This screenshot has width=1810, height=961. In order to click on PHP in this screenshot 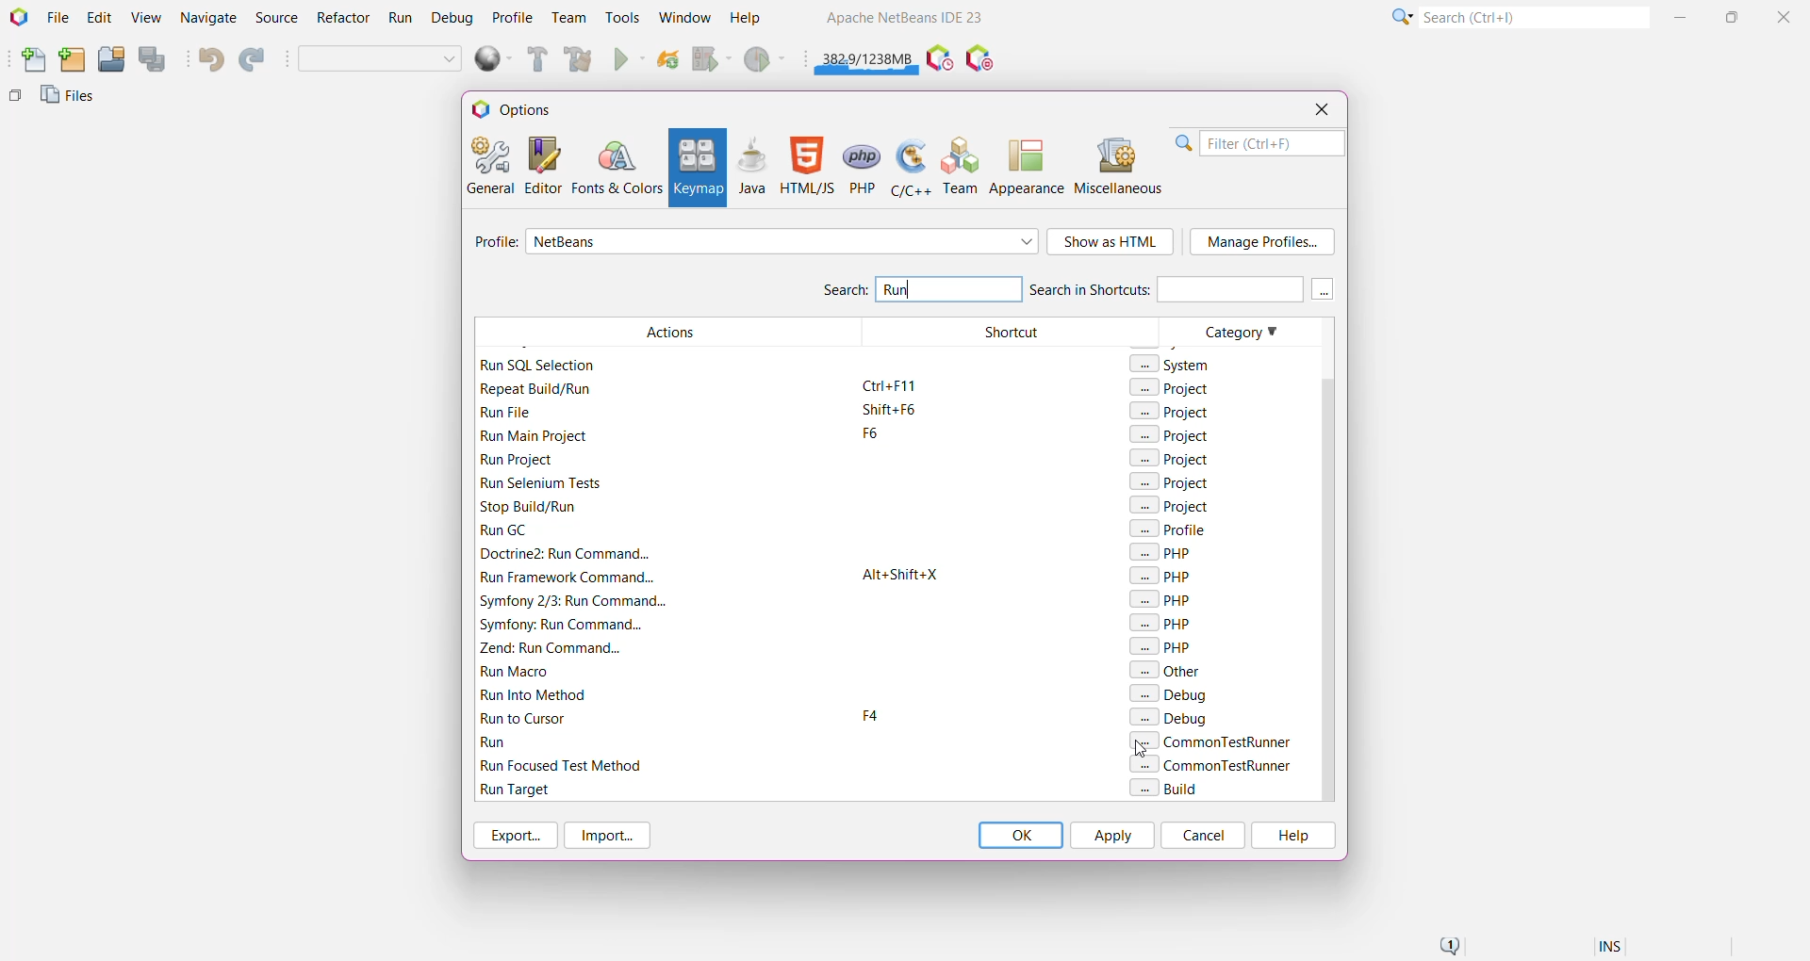, I will do `click(864, 166)`.